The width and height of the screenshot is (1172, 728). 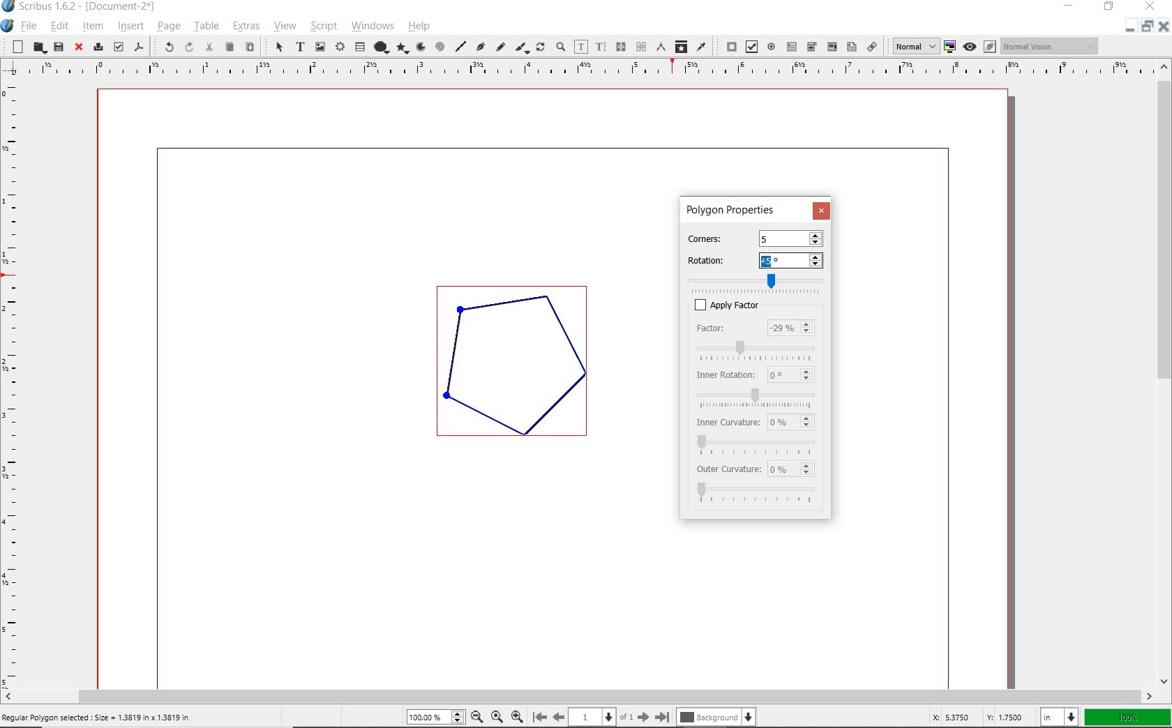 What do you see at coordinates (758, 494) in the screenshot?
I see `outer curvature slider` at bounding box center [758, 494].